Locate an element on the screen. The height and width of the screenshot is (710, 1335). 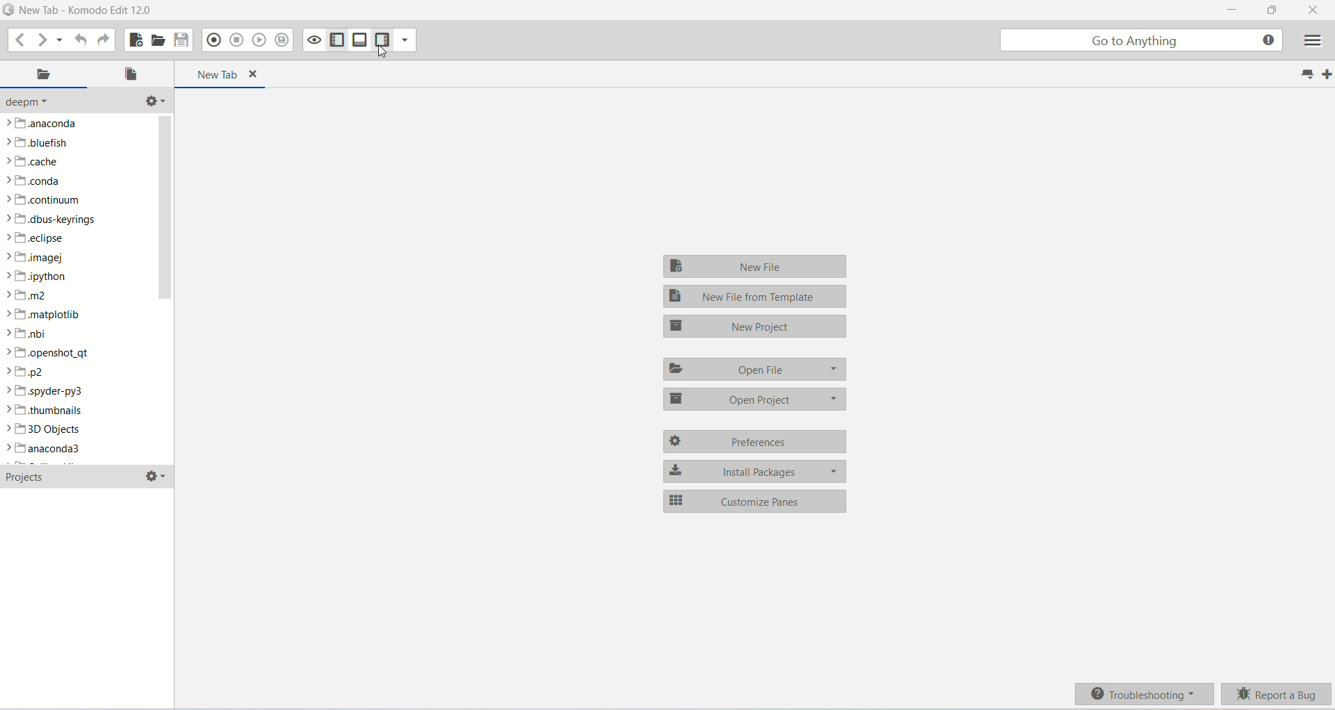
stop recording macro is located at coordinates (236, 40).